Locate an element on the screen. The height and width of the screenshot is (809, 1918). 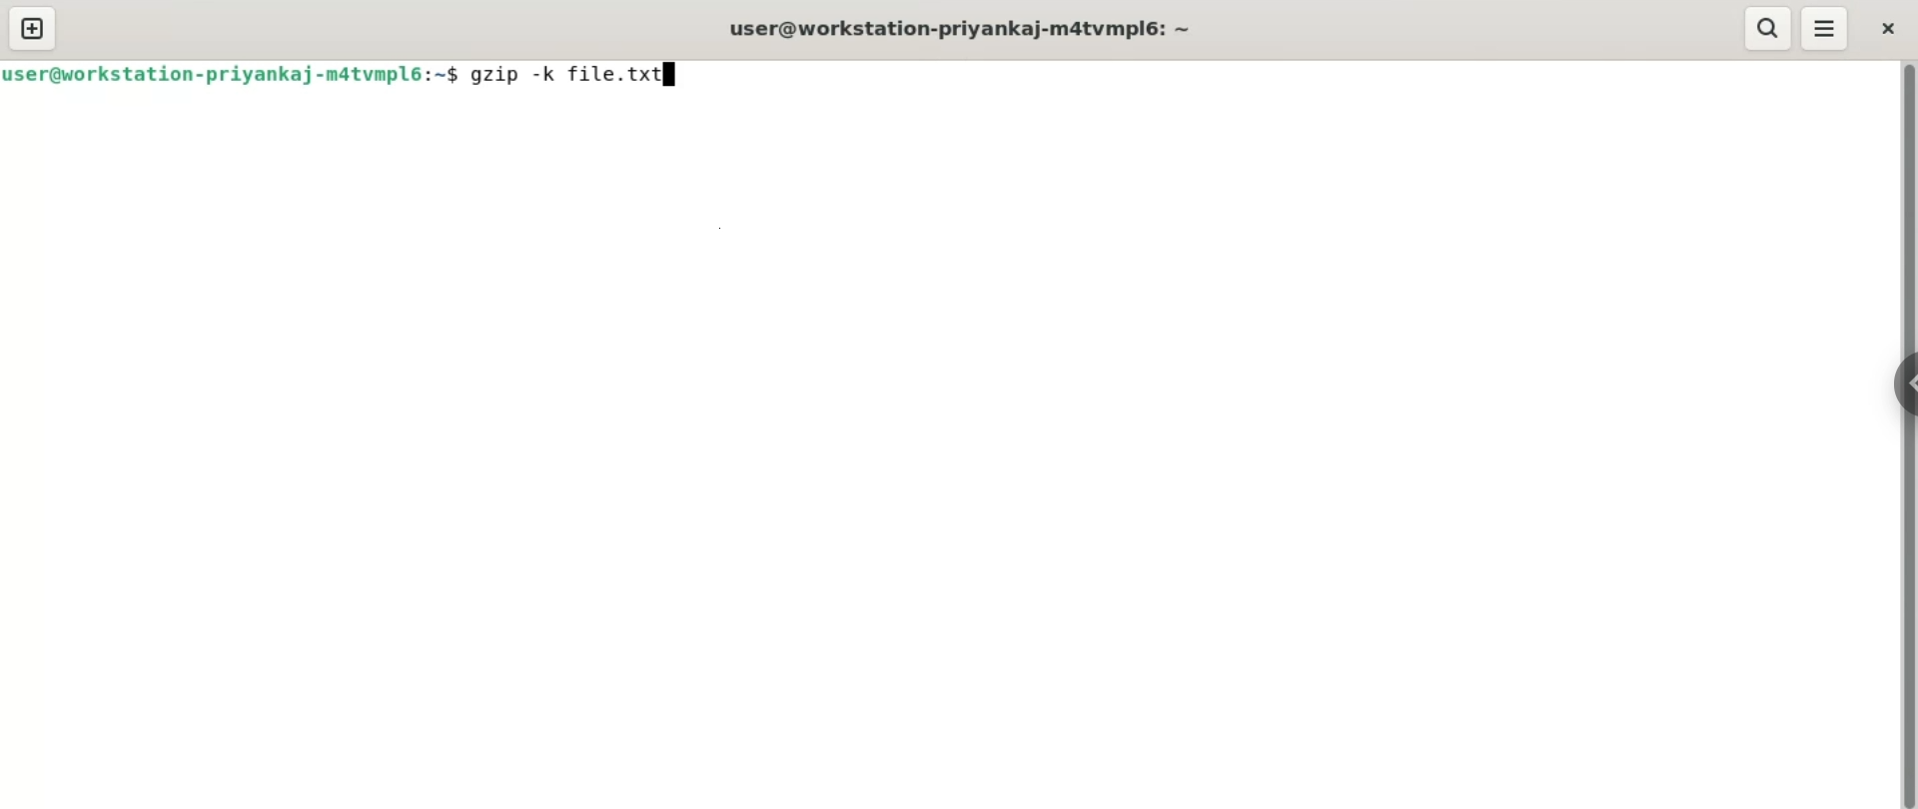
vertical scroll bar is located at coordinates (1906, 436).